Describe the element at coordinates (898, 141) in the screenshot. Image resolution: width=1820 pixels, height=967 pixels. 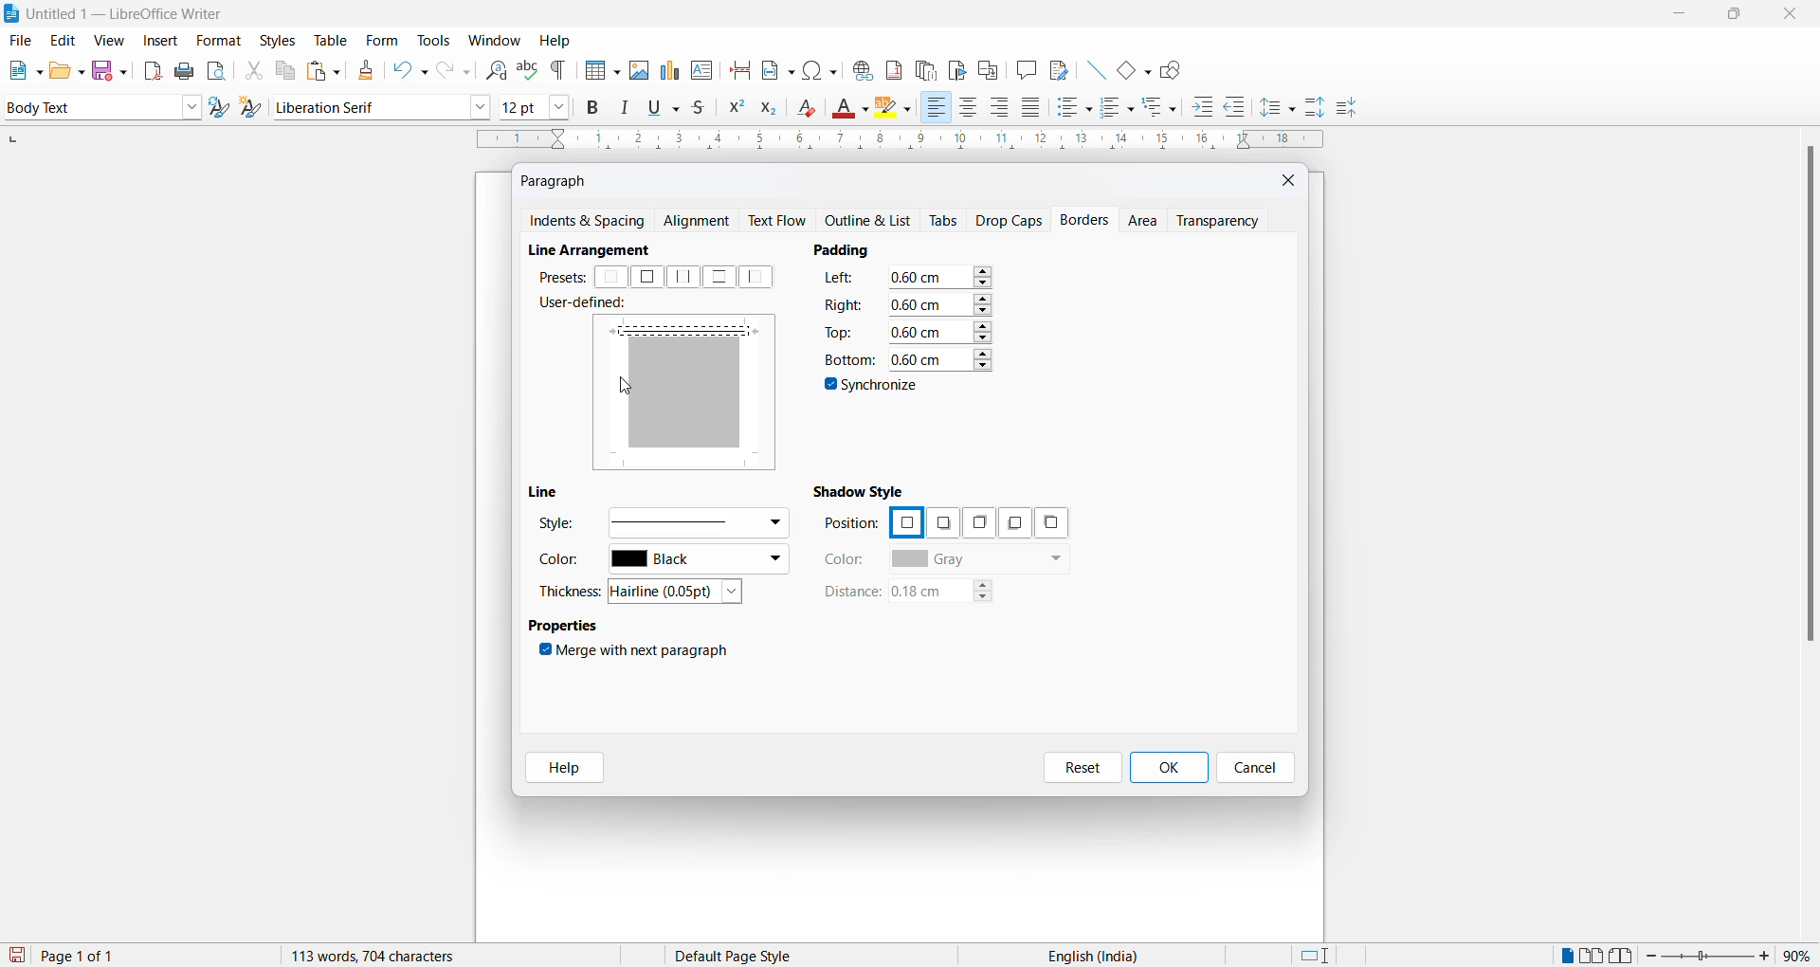
I see `scaling` at that location.